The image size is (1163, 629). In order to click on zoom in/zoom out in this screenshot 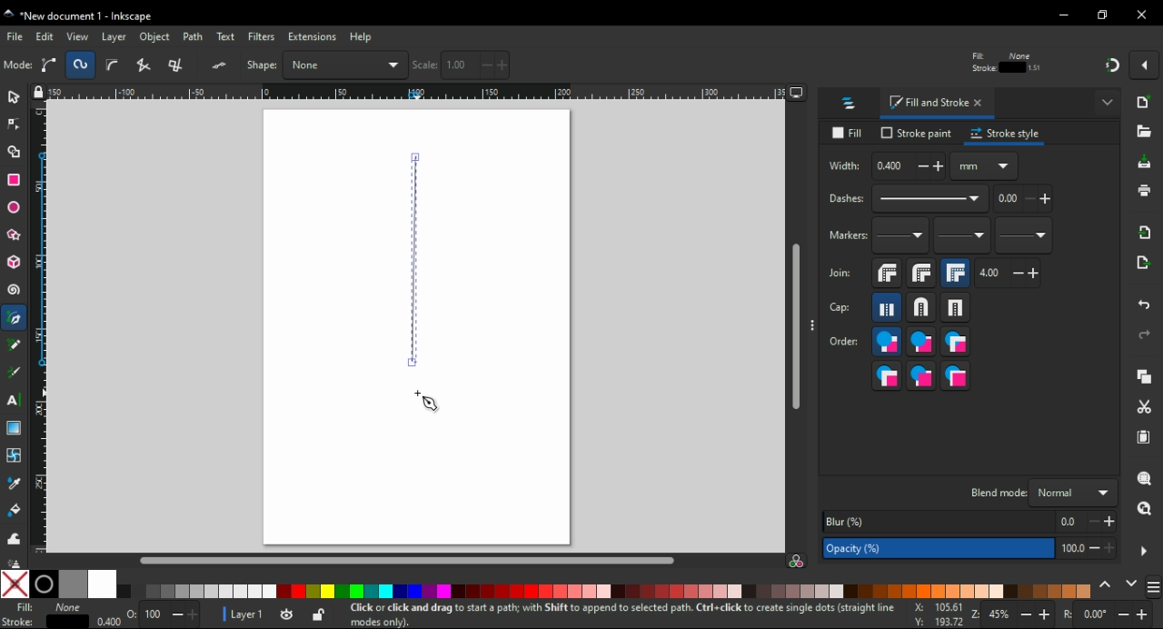, I will do `click(1014, 616)`.